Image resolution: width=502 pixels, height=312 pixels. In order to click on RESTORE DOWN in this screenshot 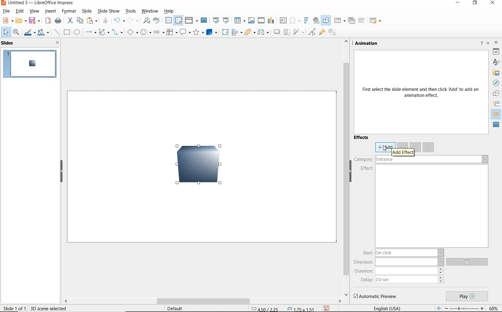, I will do `click(475, 4)`.